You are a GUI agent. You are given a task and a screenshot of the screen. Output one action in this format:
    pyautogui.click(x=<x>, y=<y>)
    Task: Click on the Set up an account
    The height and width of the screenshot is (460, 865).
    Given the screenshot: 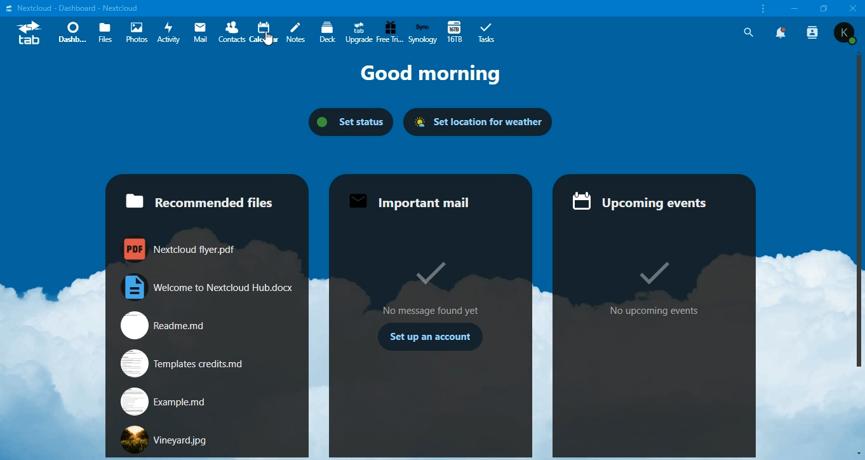 What is the action you would take?
    pyautogui.click(x=431, y=339)
    